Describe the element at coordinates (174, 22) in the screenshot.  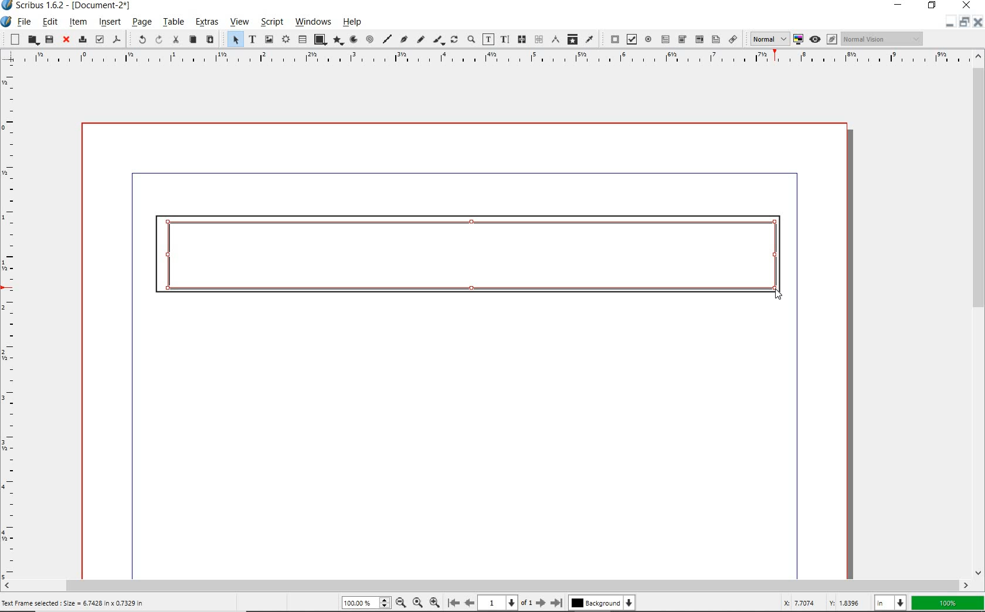
I see `table` at that location.